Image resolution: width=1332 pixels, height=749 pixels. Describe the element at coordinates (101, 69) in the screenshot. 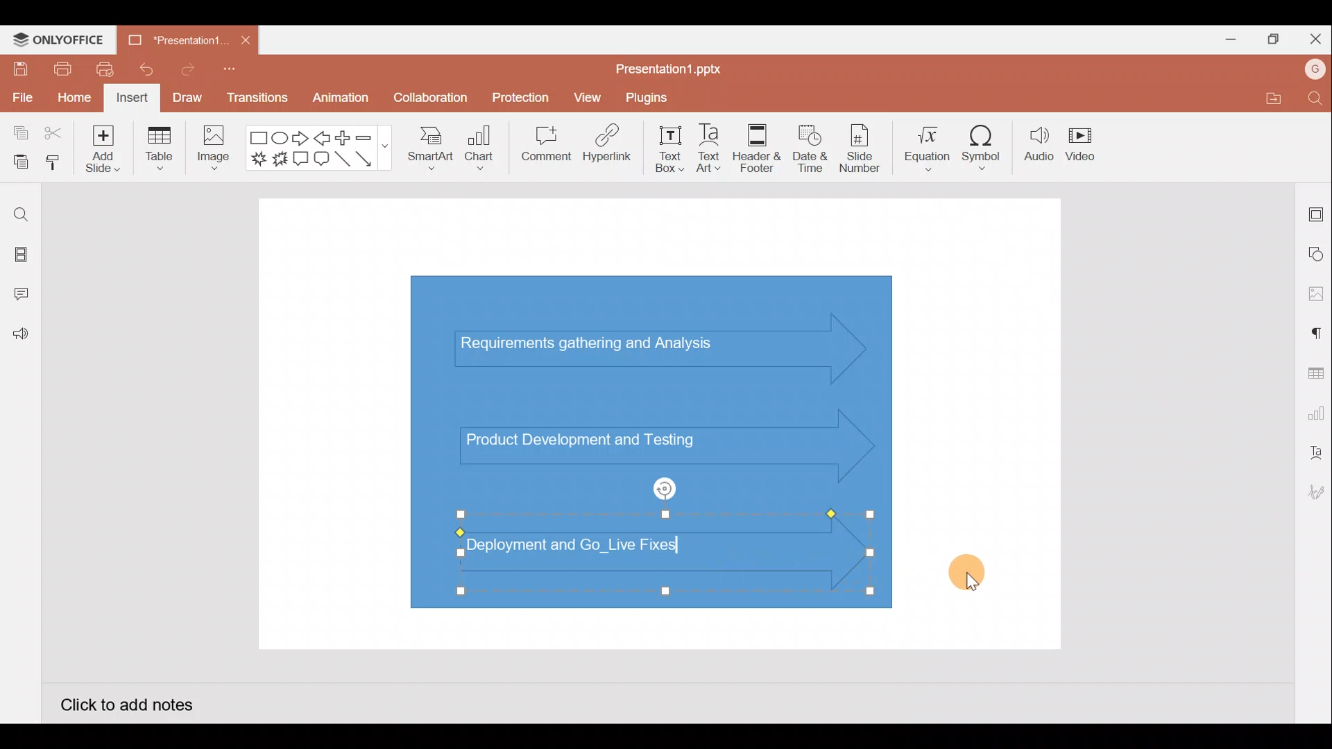

I see `Quick print` at that location.